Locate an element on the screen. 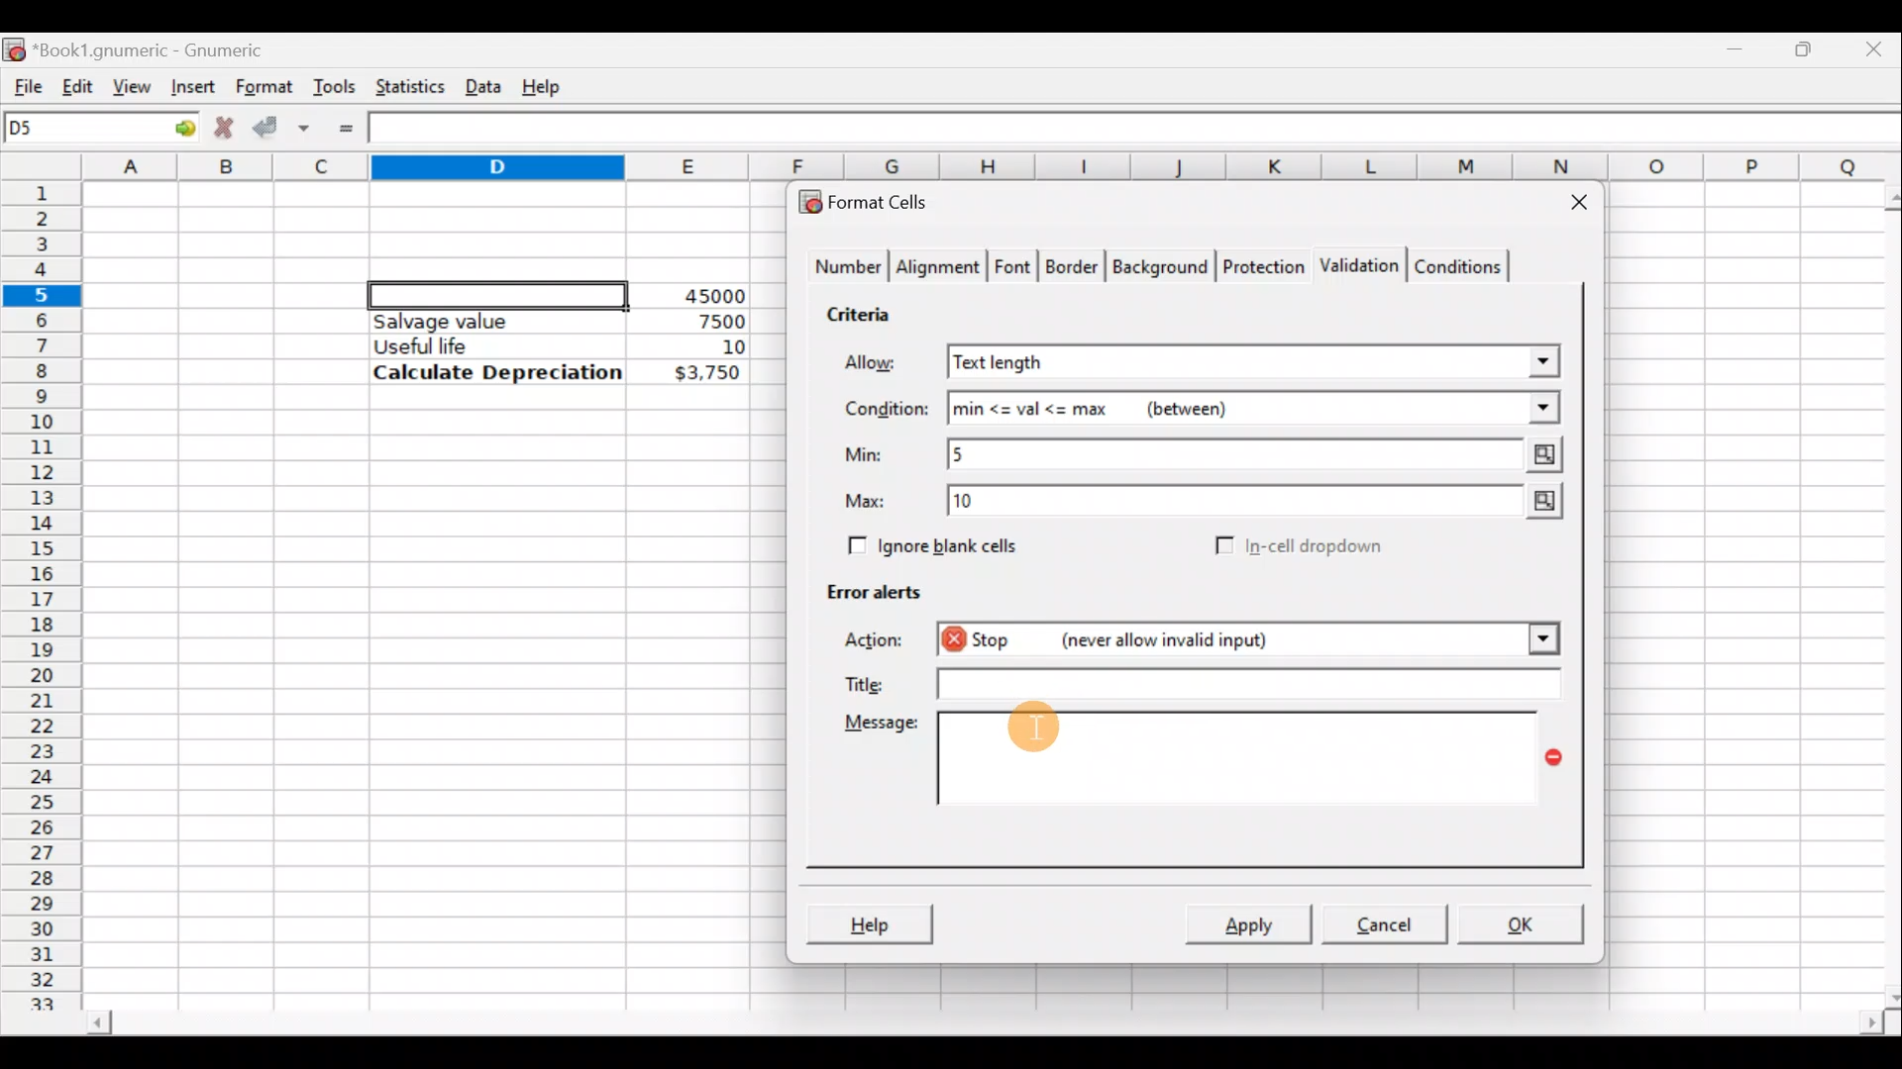 The image size is (1902, 1069). Action drop down is located at coordinates (1528, 639).